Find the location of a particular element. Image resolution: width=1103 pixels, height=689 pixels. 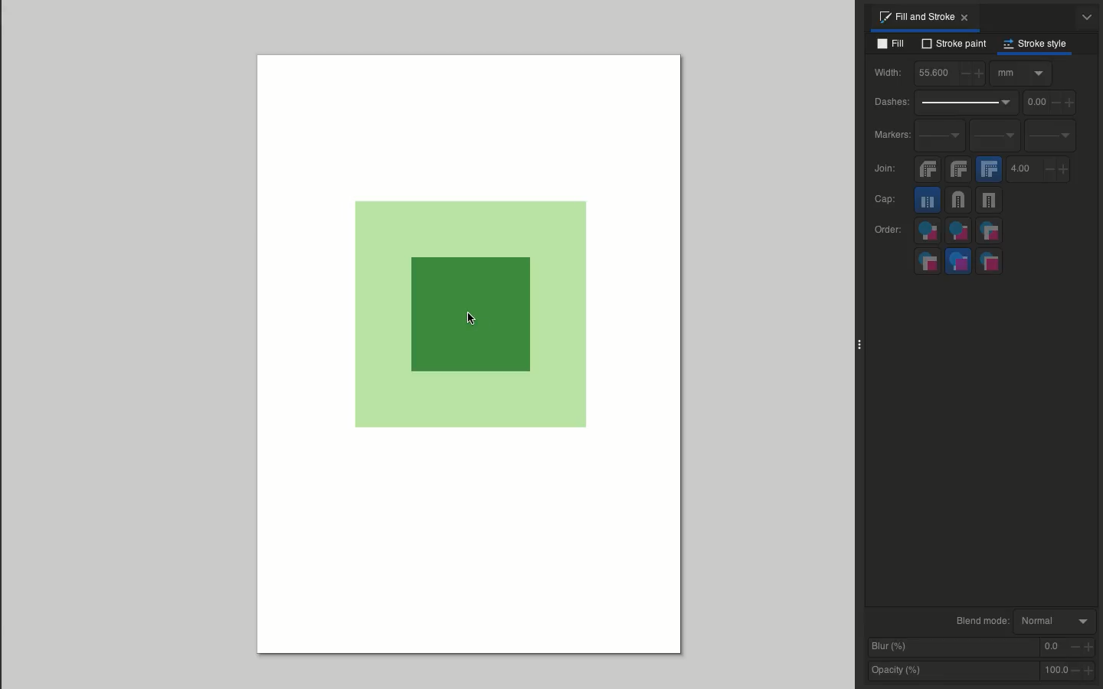

Options is located at coordinates (1084, 18).